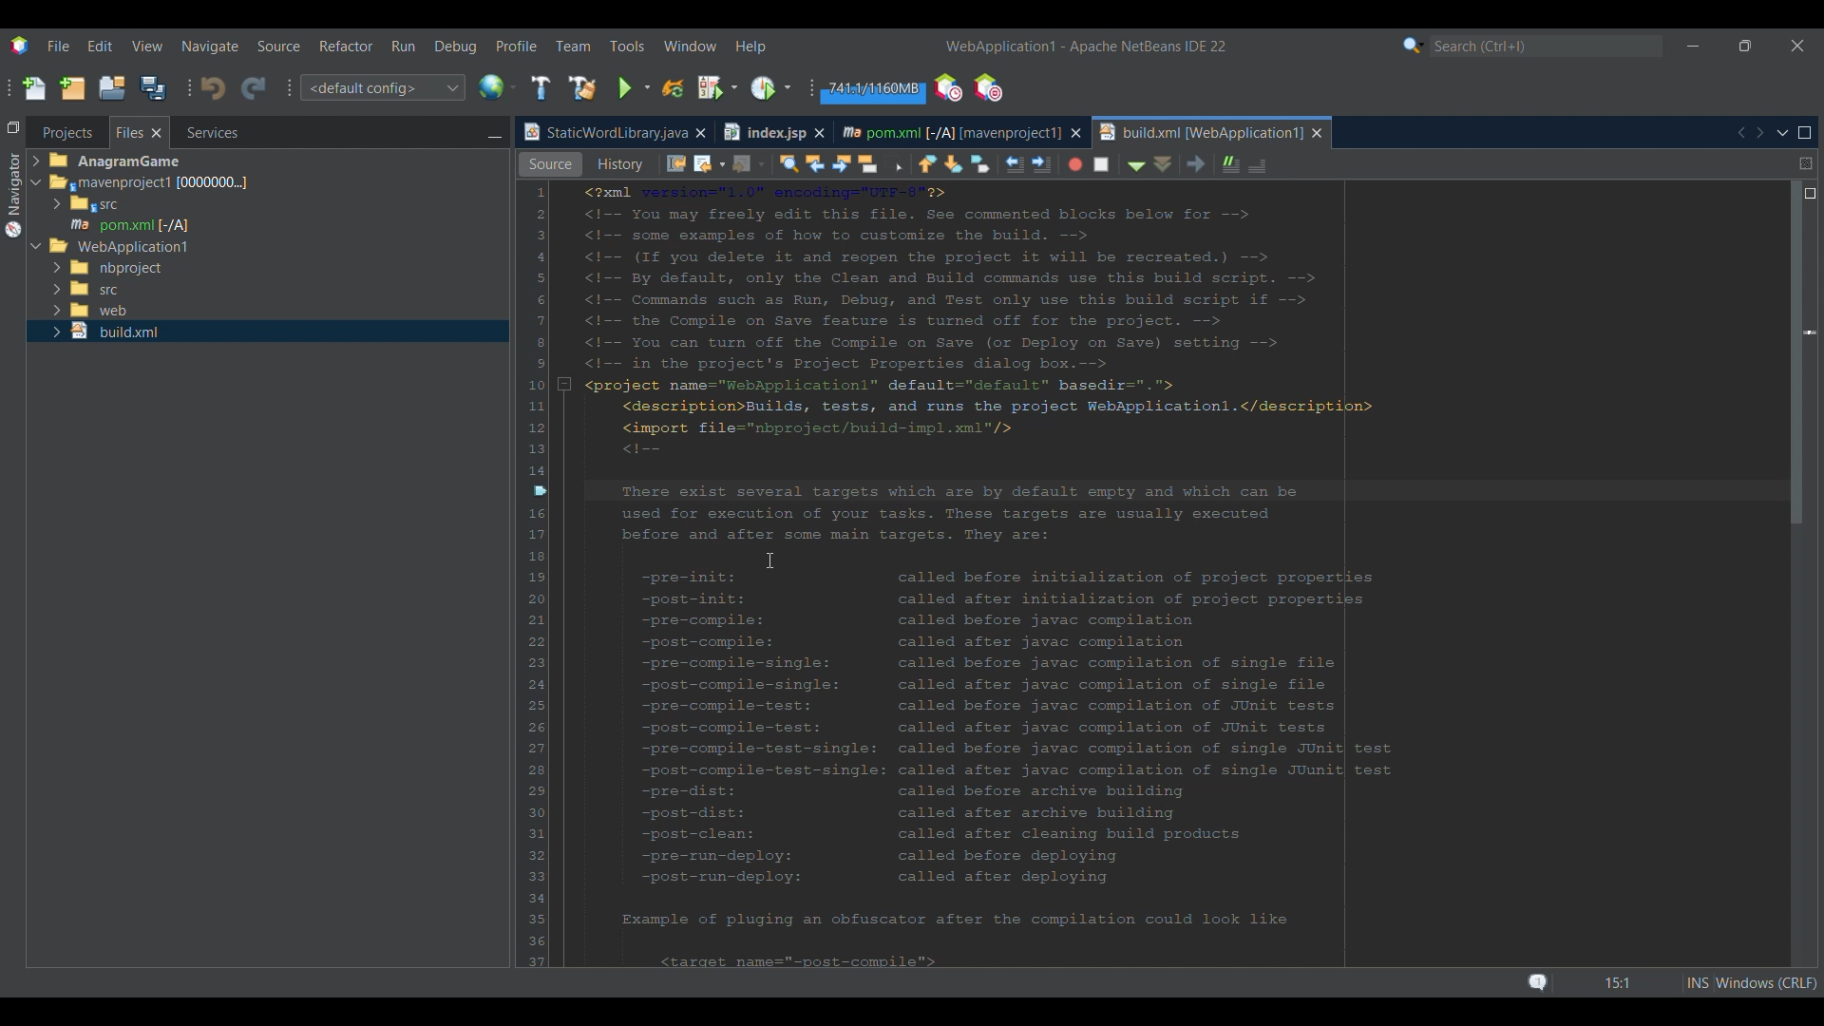  Describe the element at coordinates (627, 46) in the screenshot. I see `Tools menu` at that location.